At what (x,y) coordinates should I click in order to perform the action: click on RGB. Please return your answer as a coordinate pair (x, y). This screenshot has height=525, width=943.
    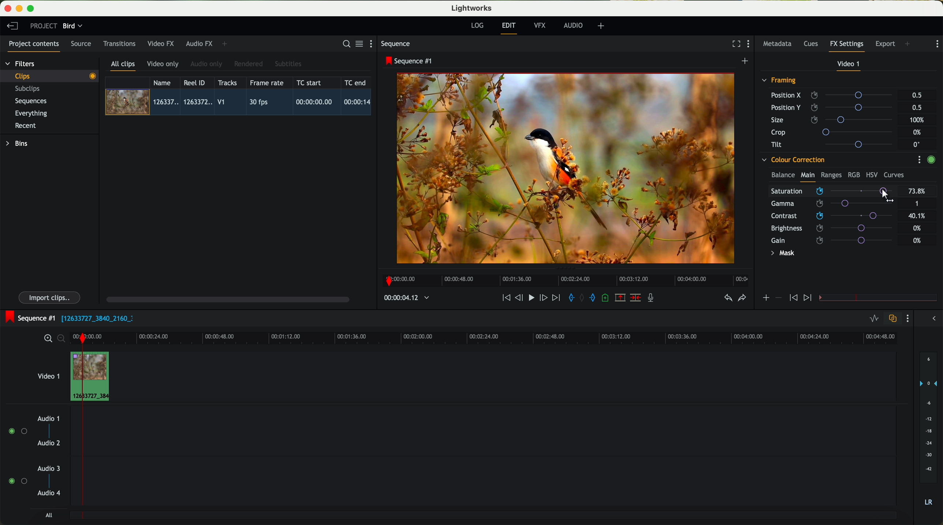
    Looking at the image, I should click on (853, 174).